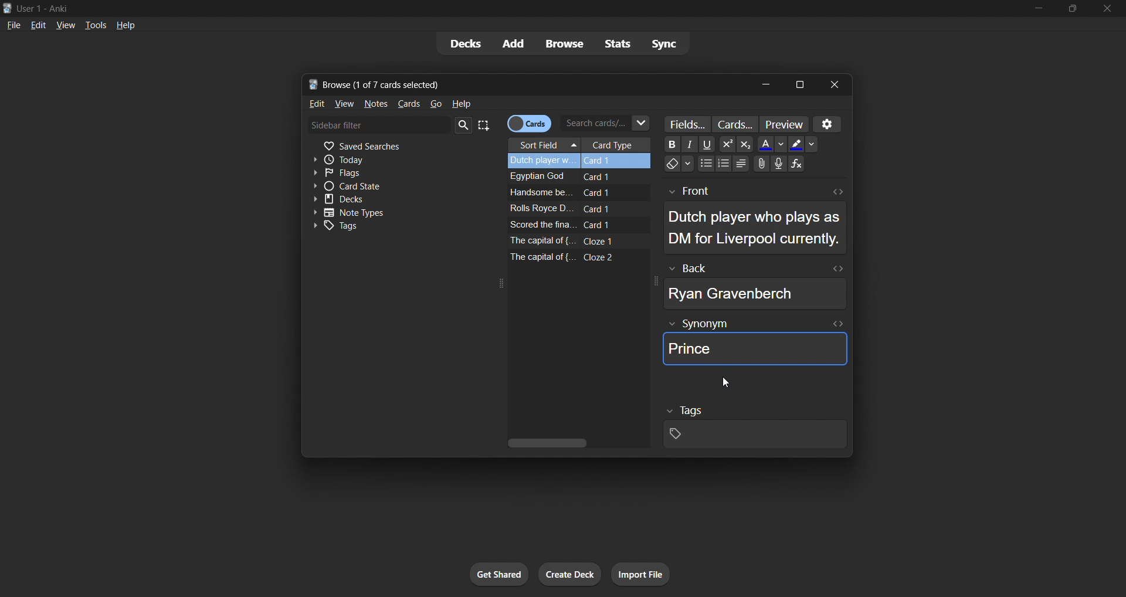 This screenshot has height=597, width=1126. I want to click on create deck, so click(572, 576).